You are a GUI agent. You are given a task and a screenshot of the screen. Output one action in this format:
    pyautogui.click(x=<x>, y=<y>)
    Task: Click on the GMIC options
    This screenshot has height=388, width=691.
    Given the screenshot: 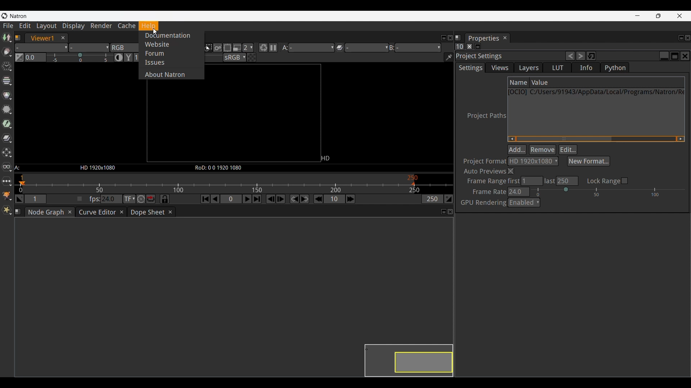 What is the action you would take?
    pyautogui.click(x=7, y=196)
    